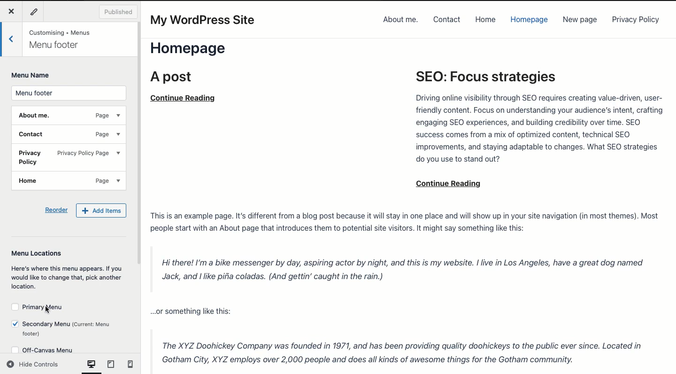  Describe the element at coordinates (205, 21) in the screenshot. I see `My WordPress Site` at that location.